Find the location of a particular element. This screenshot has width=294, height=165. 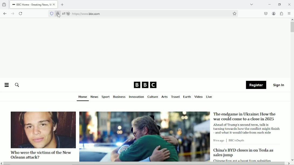

Accounts is located at coordinates (273, 13).